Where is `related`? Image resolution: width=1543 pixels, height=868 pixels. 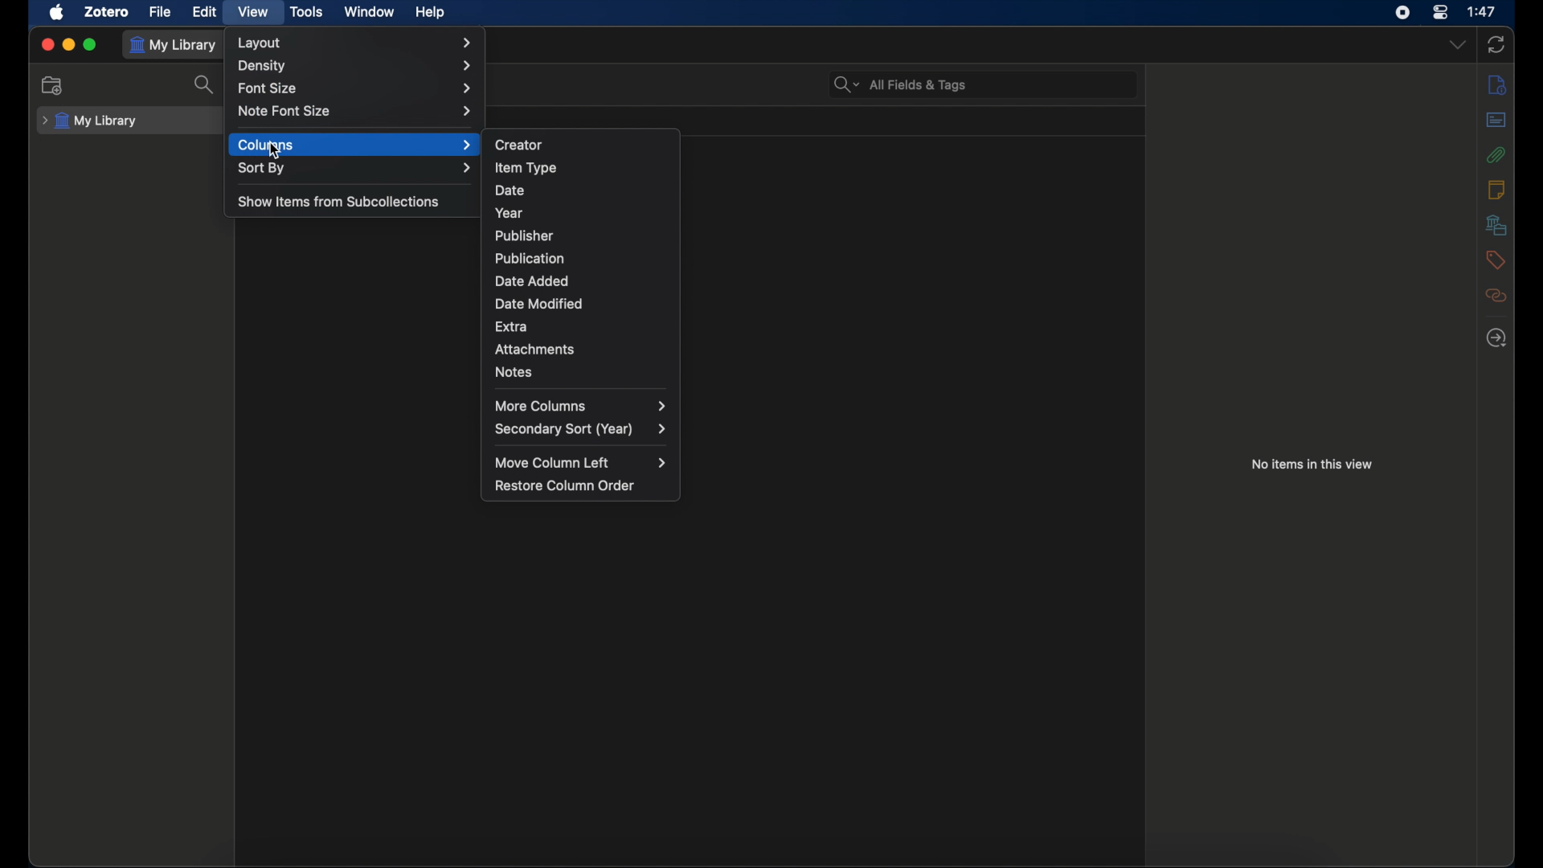 related is located at coordinates (1496, 295).